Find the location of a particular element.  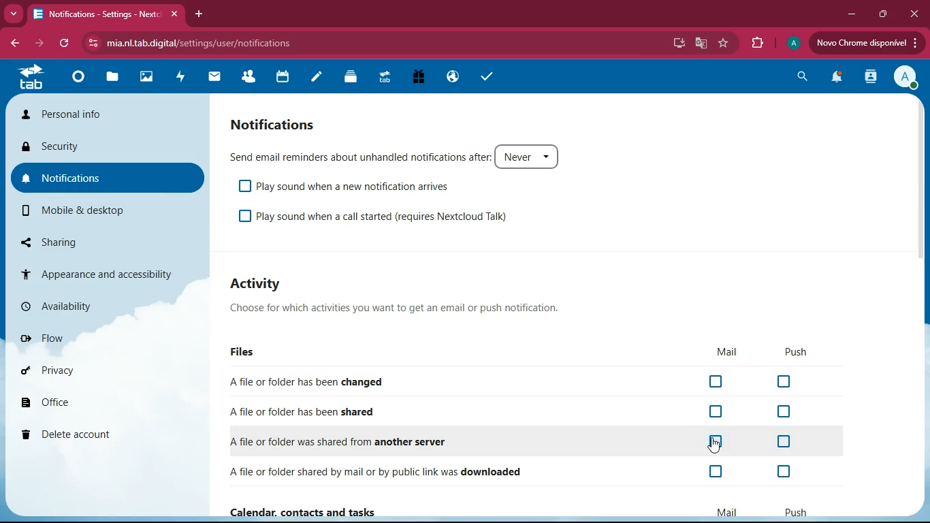

public is located at coordinates (451, 79).